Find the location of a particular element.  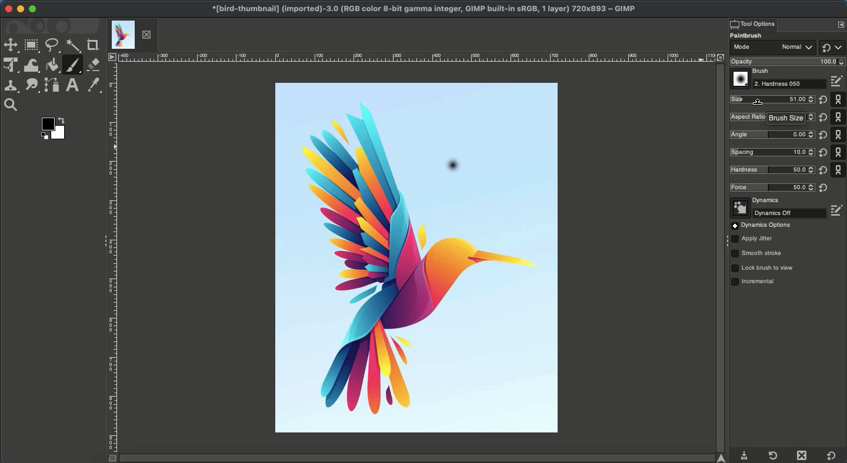

Move tool is located at coordinates (10, 46).